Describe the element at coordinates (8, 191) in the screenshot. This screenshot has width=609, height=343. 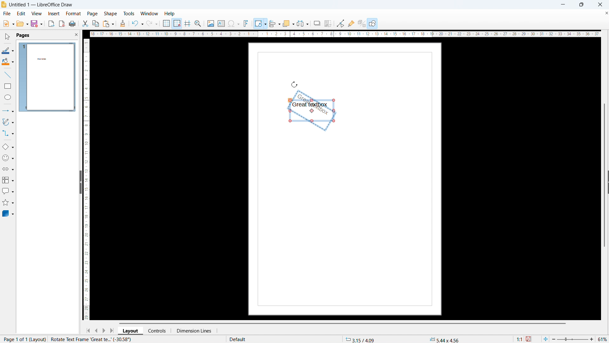
I see `callout shapes` at that location.